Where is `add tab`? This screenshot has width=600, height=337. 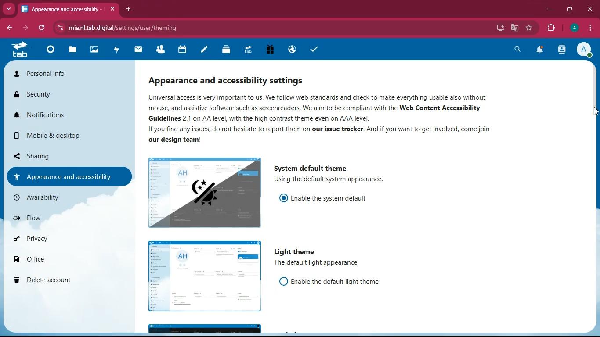 add tab is located at coordinates (128, 9).